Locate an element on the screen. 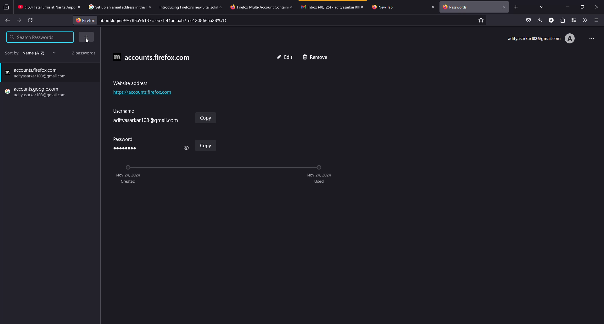 The width and height of the screenshot is (604, 324). forward is located at coordinates (19, 20).